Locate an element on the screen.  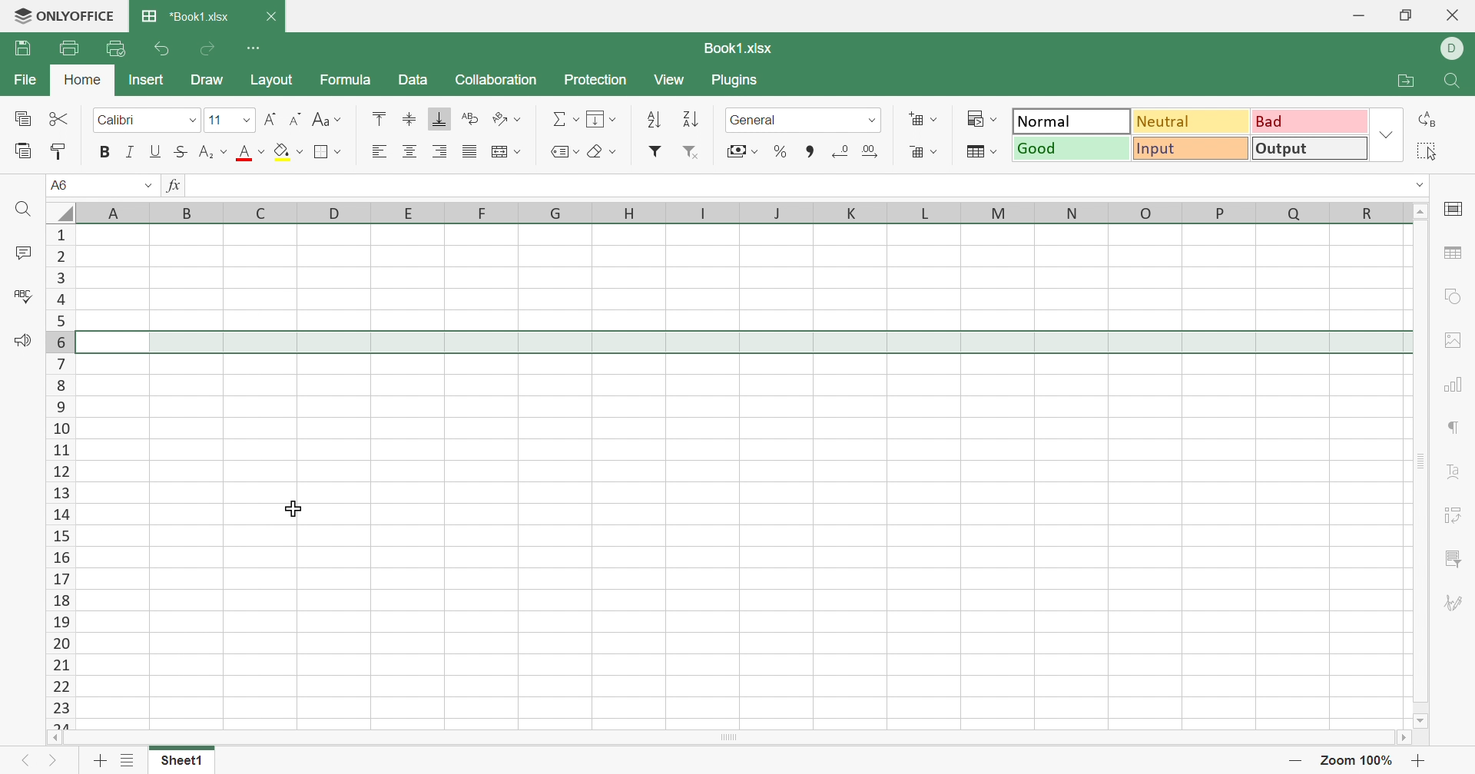
Drop Down is located at coordinates (246, 122).